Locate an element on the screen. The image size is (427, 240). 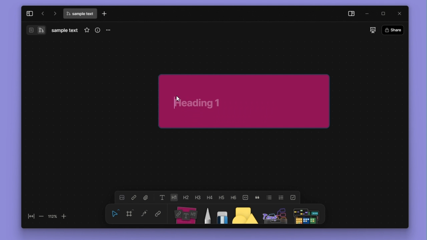
view info is located at coordinates (98, 30).